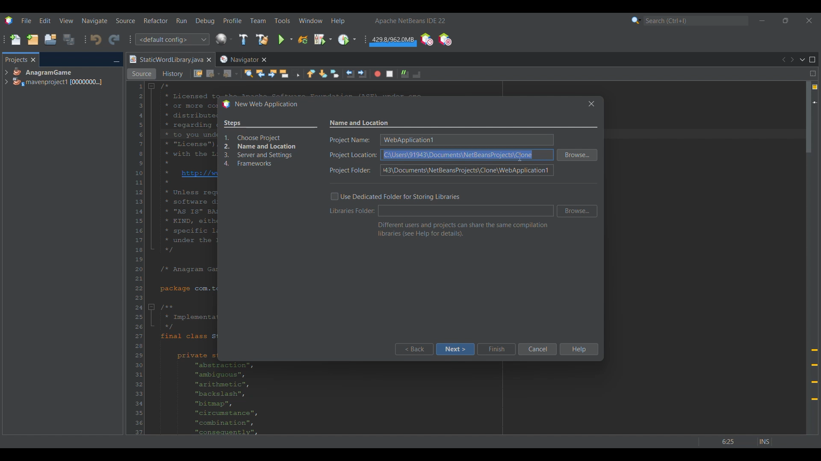  What do you see at coordinates (353, 155) in the screenshot?
I see `Indicates text box for each mentioned detail` at bounding box center [353, 155].